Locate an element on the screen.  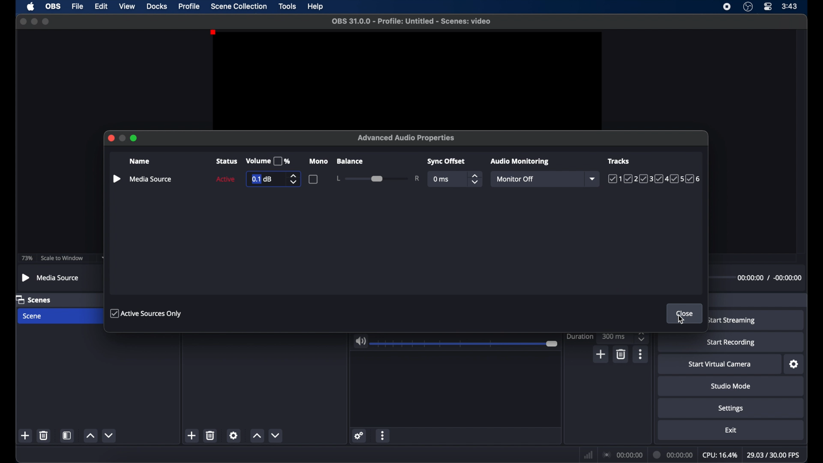
volume is located at coordinates (268, 161).